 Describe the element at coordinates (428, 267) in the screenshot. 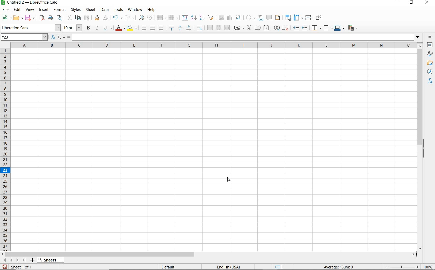

I see `ZOOM FACTOR` at that location.